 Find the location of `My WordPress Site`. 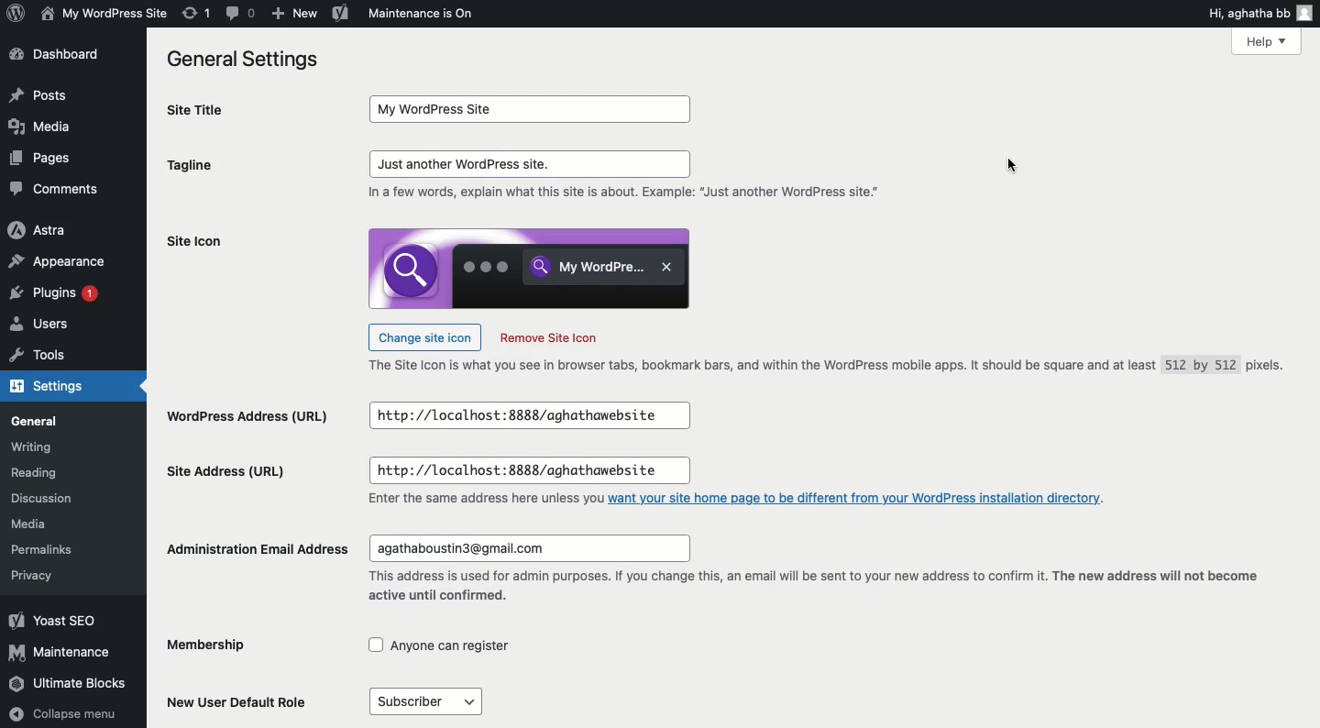

My WordPress Site is located at coordinates (102, 13).